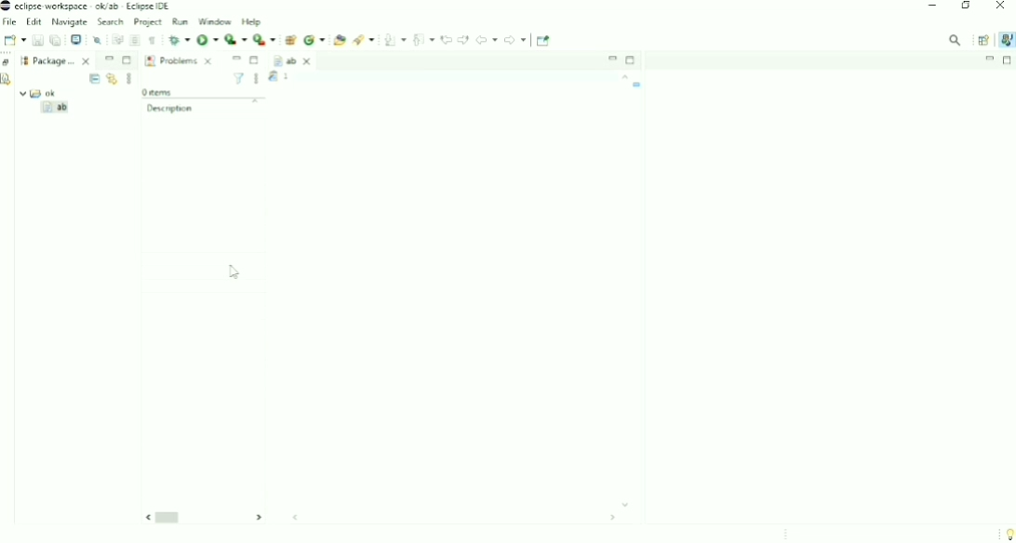 The image size is (1016, 543). Describe the element at coordinates (46, 91) in the screenshot. I see `ok` at that location.